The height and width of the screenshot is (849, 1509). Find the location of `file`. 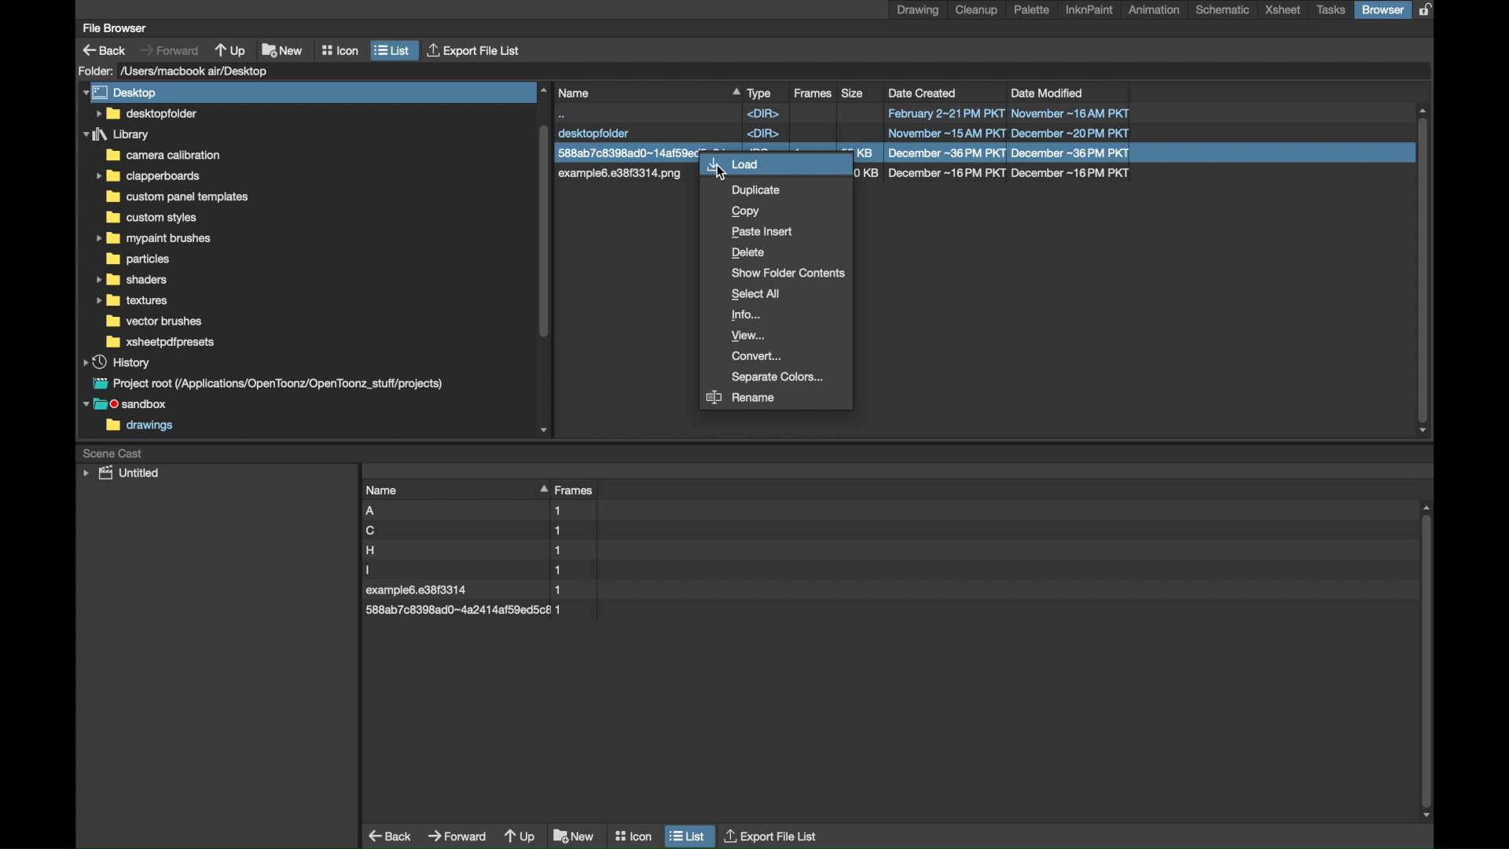

file is located at coordinates (625, 152).